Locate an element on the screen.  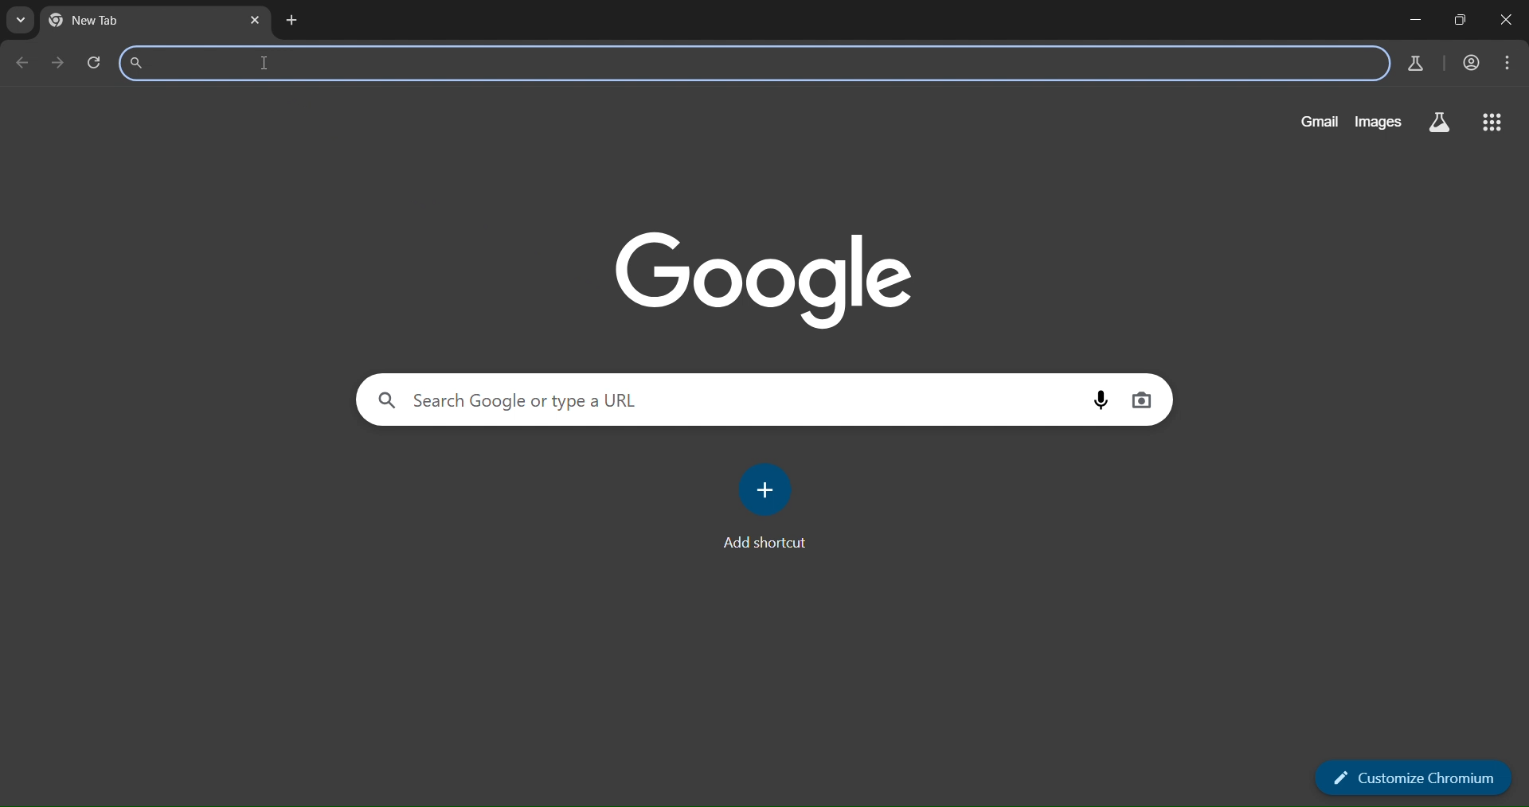
accounts is located at coordinates (1471, 61).